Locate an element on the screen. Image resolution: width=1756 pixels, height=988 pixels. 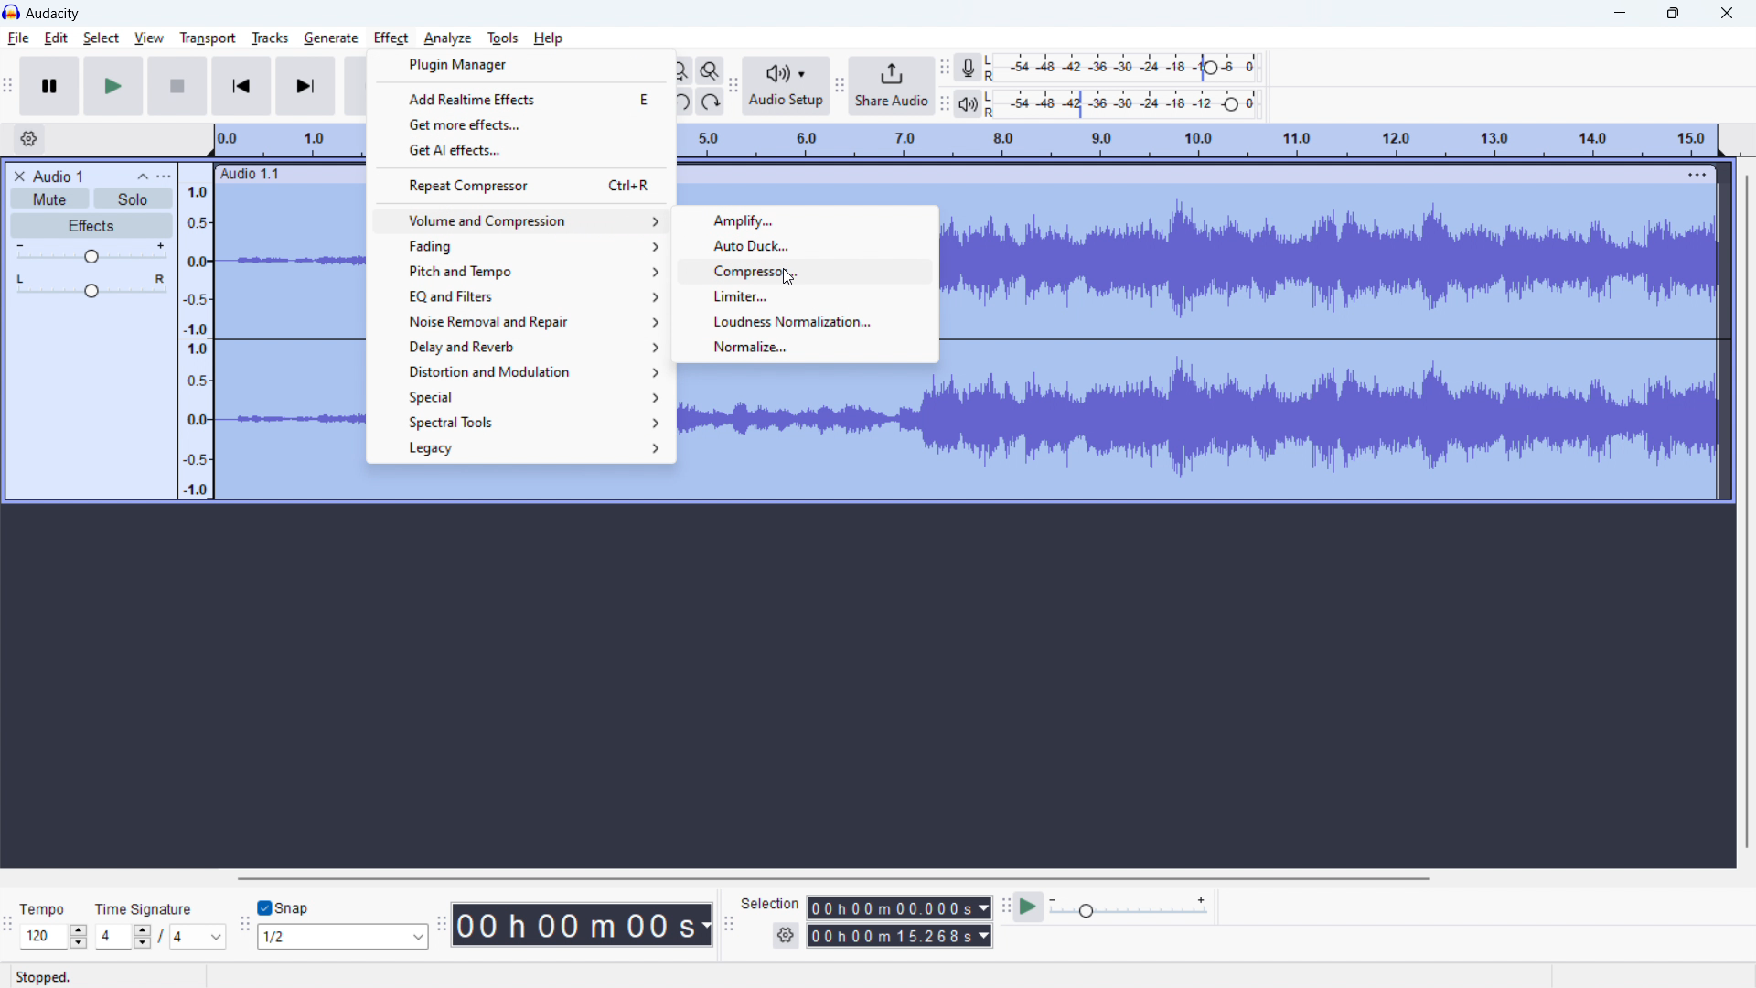
volume is located at coordinates (90, 253).